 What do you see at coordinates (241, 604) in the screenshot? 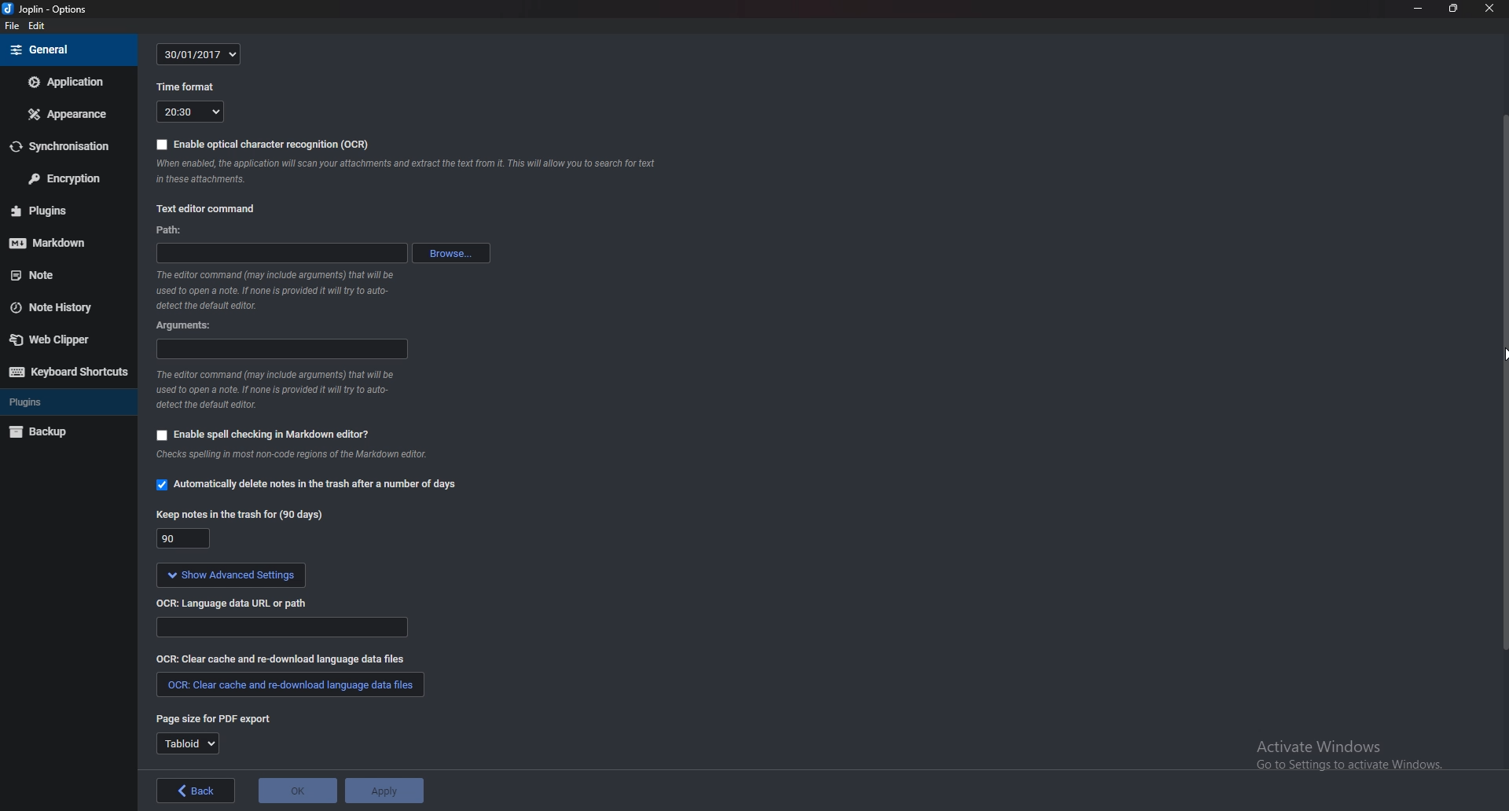
I see `OCR language data url or path` at bounding box center [241, 604].